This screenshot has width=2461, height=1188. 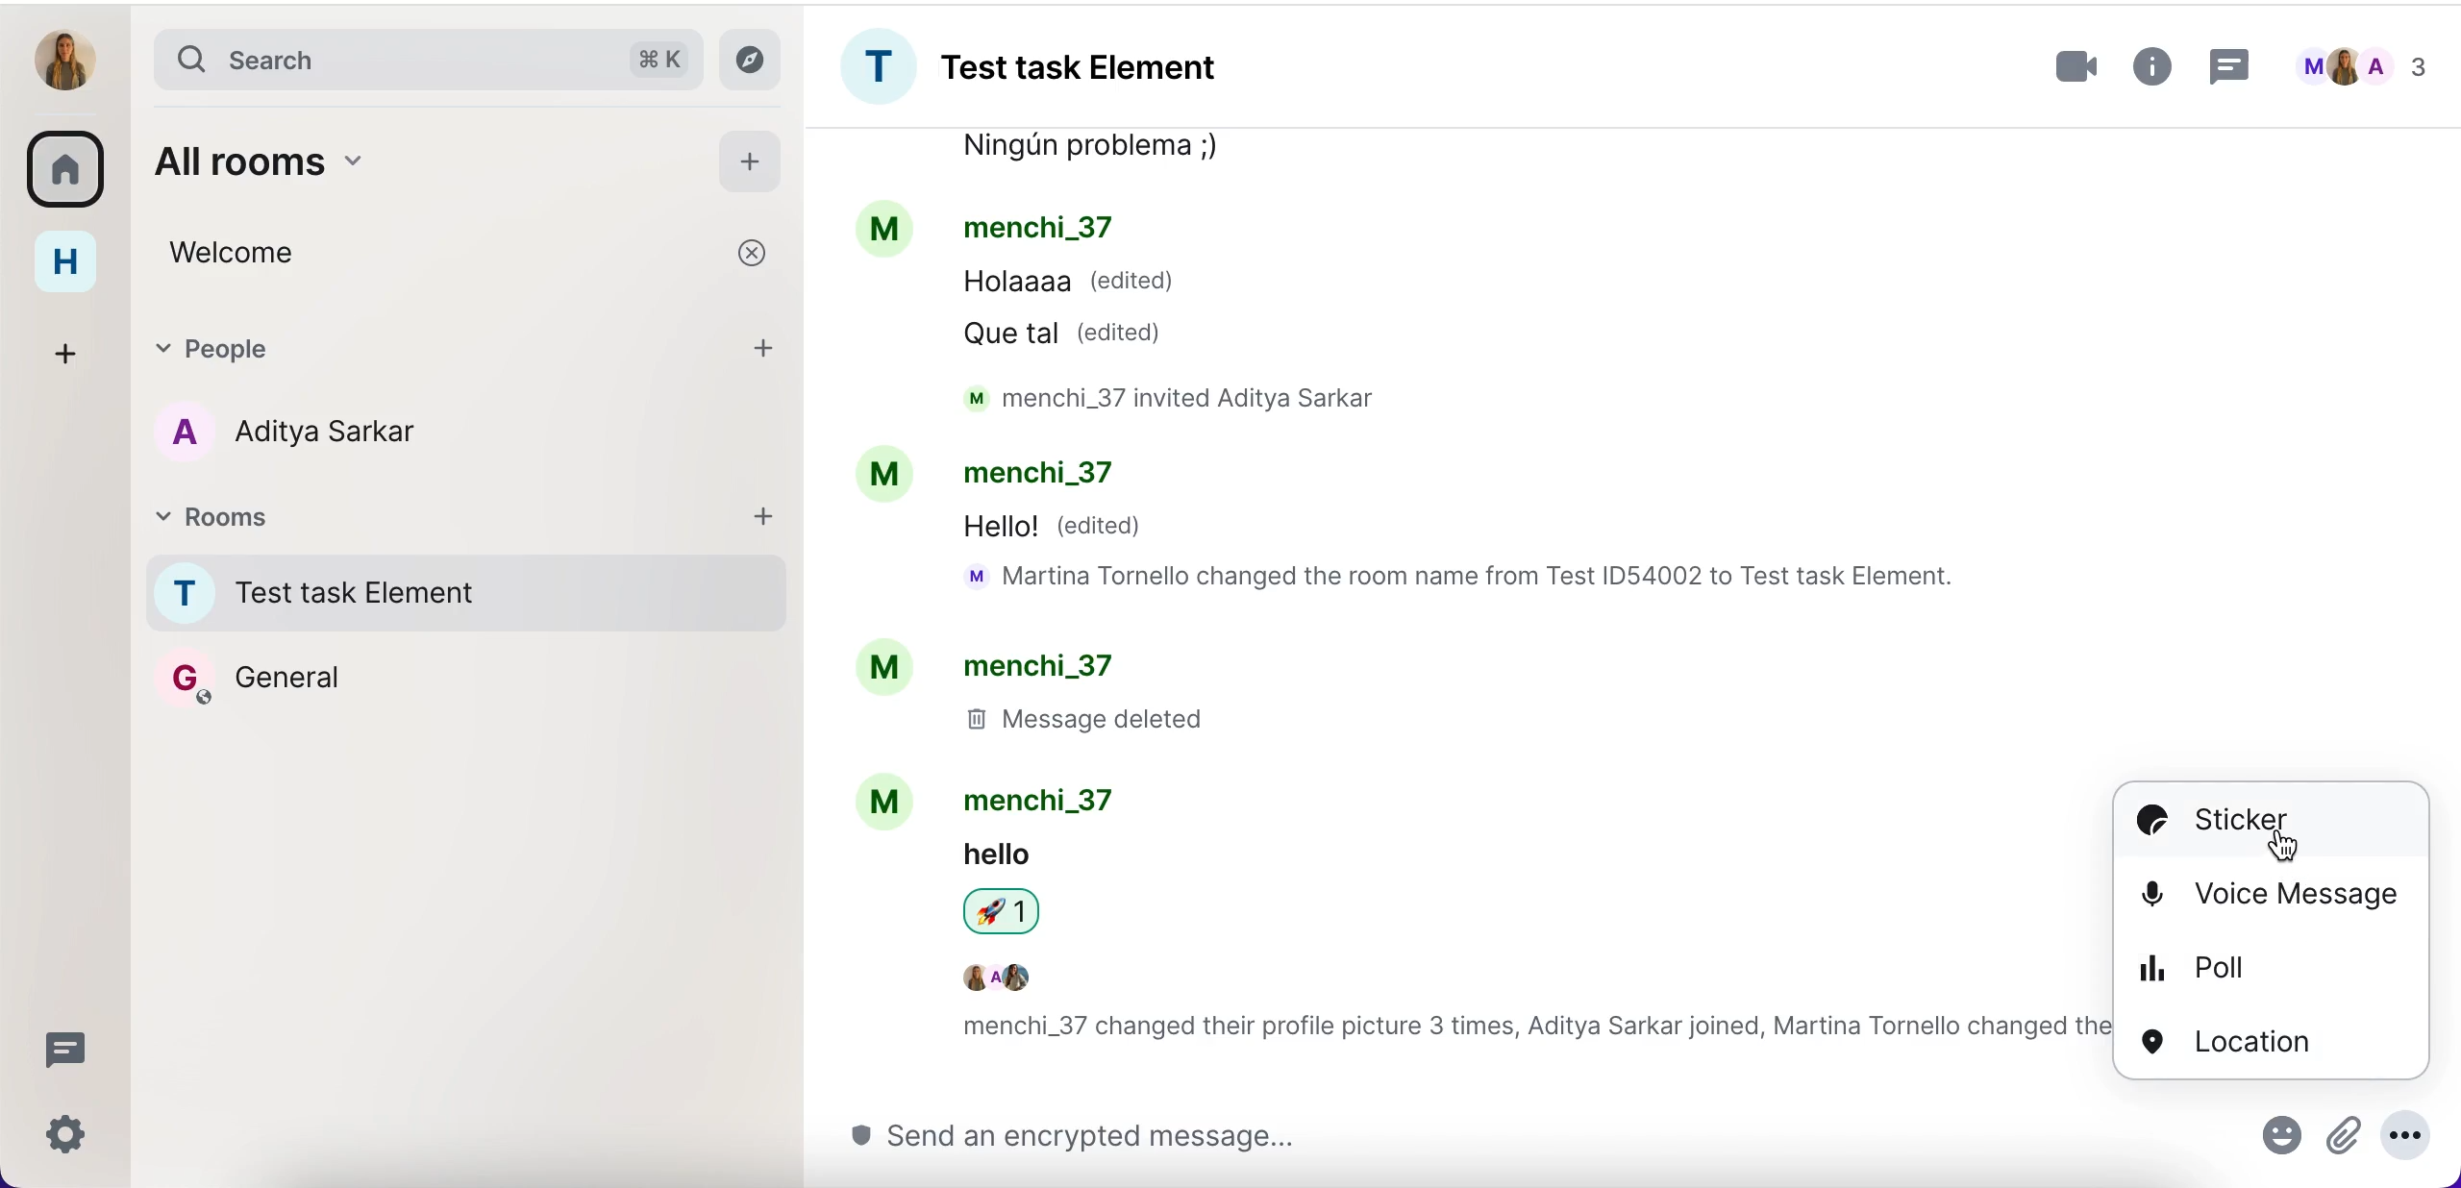 What do you see at coordinates (360, 159) in the screenshot?
I see `all rooms` at bounding box center [360, 159].